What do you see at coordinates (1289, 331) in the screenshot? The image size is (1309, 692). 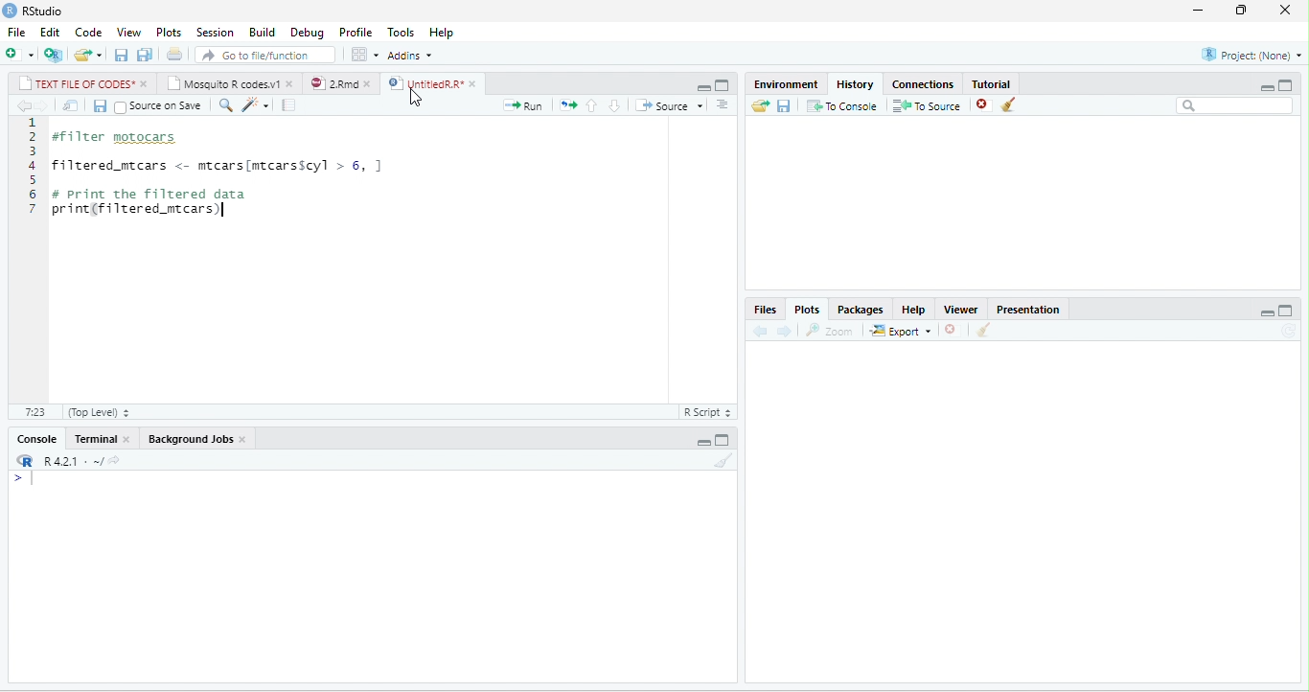 I see `refresh` at bounding box center [1289, 331].